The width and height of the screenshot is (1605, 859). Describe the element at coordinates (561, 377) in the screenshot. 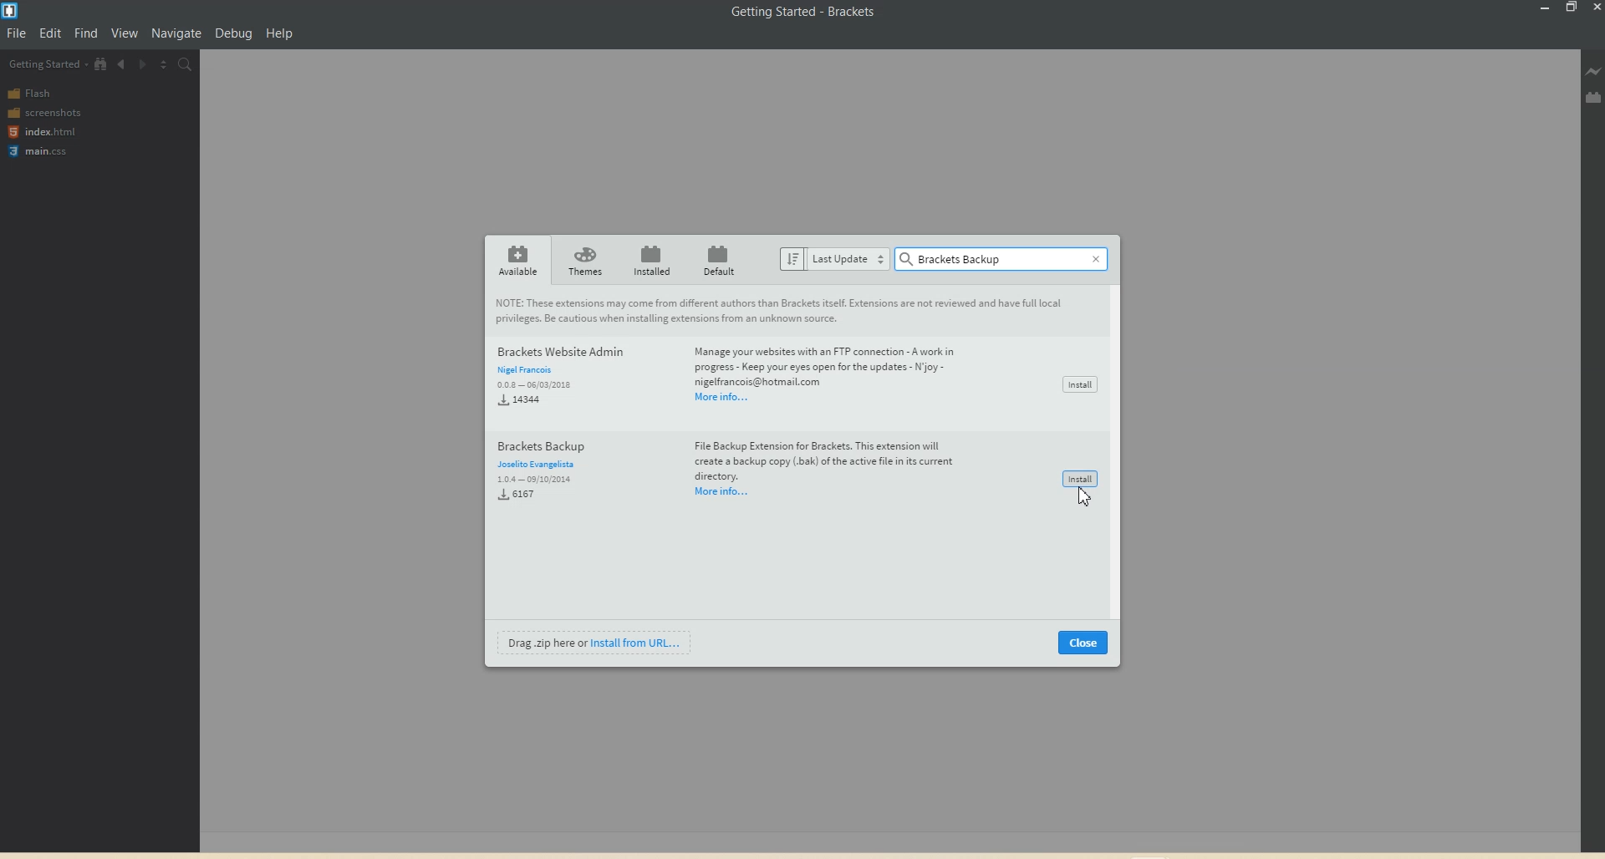

I see `Brackets Website Admin Nigel Francois 0.0.8 - 06/03/2018 14344` at that location.